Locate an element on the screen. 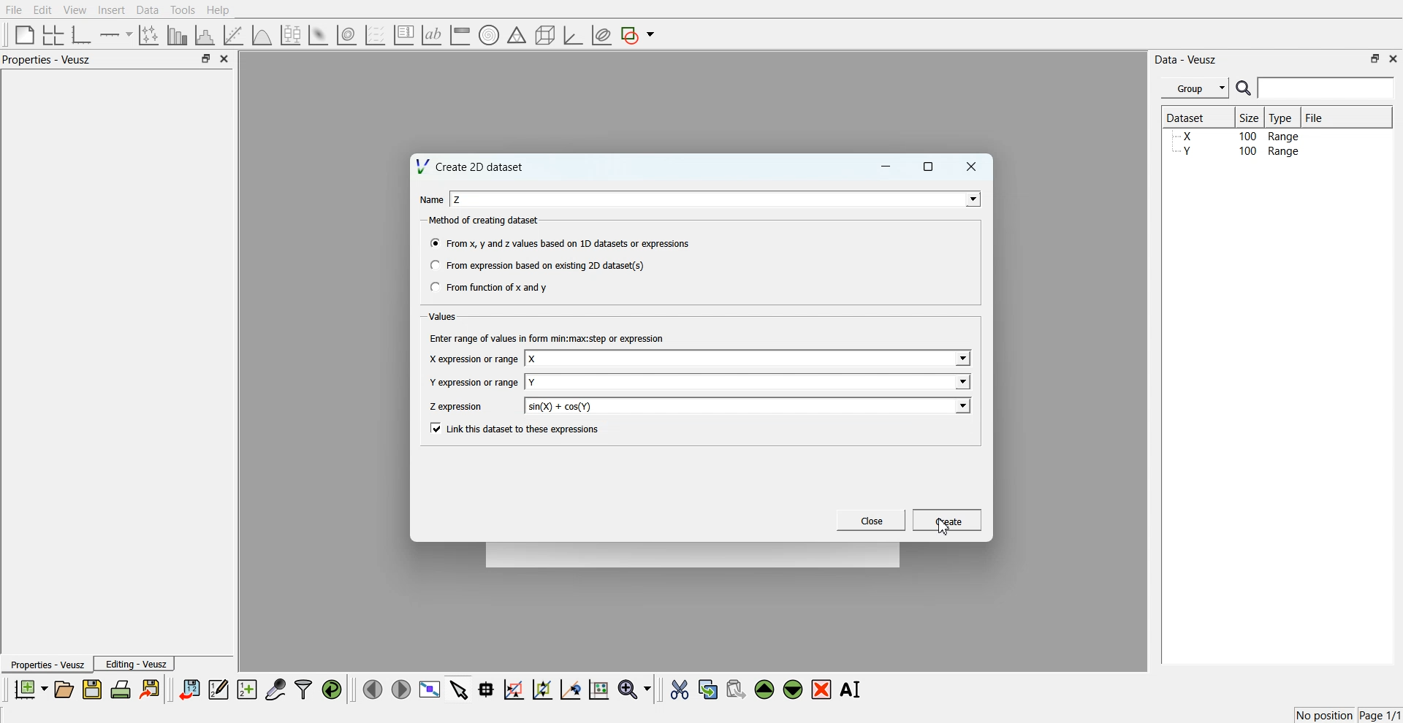  Tools is located at coordinates (183, 10).